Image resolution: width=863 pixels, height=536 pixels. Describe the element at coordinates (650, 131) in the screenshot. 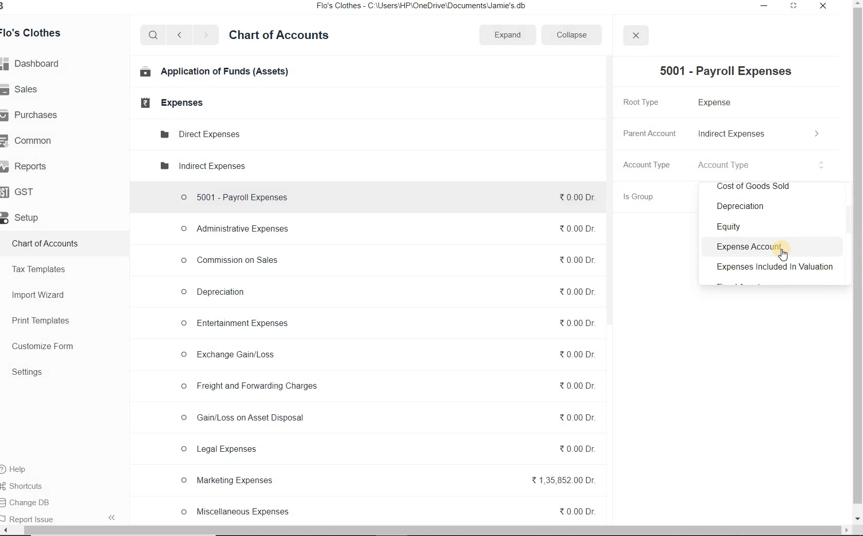

I see `Parent Account` at that location.